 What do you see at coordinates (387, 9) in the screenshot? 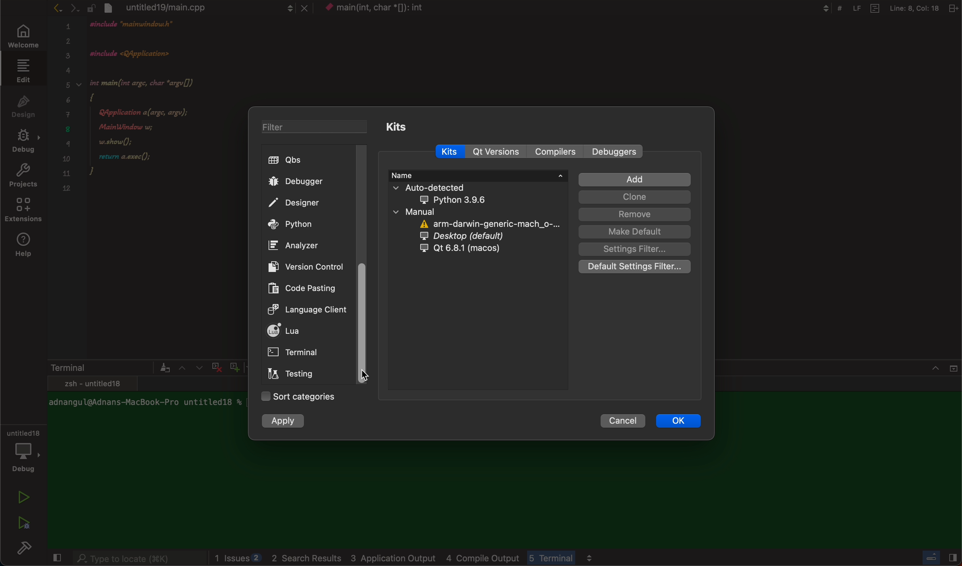
I see `file name` at bounding box center [387, 9].